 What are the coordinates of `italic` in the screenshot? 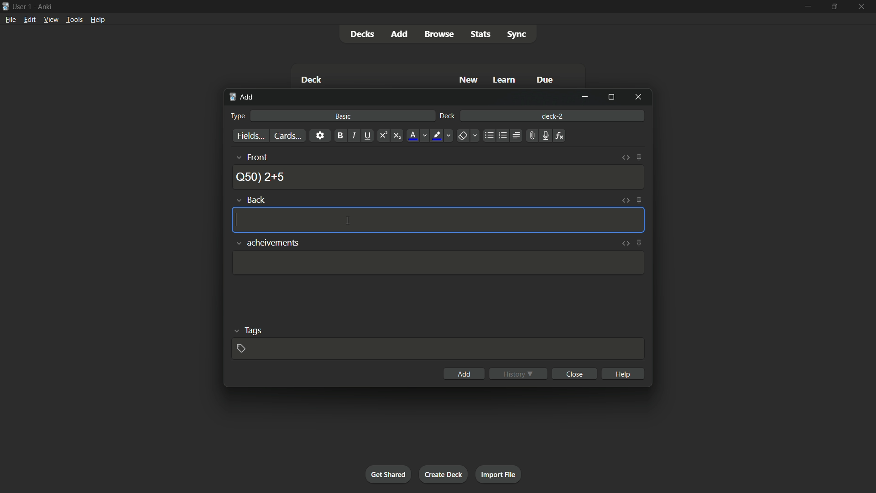 It's located at (354, 136).